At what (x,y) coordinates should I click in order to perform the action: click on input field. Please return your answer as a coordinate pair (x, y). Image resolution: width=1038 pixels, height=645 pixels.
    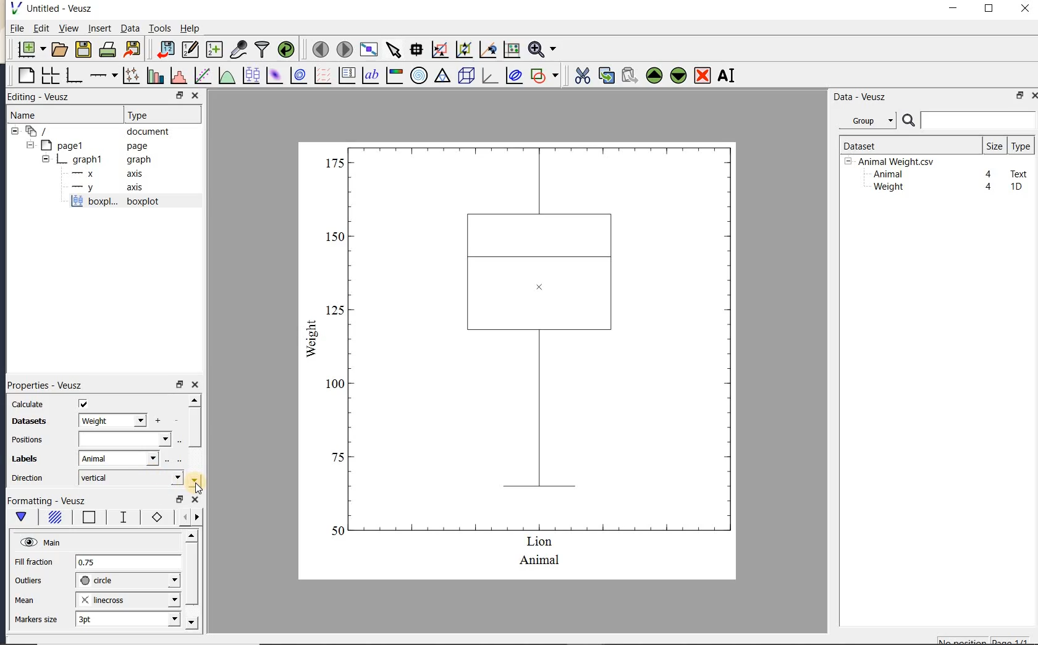
    Looking at the image, I should click on (124, 439).